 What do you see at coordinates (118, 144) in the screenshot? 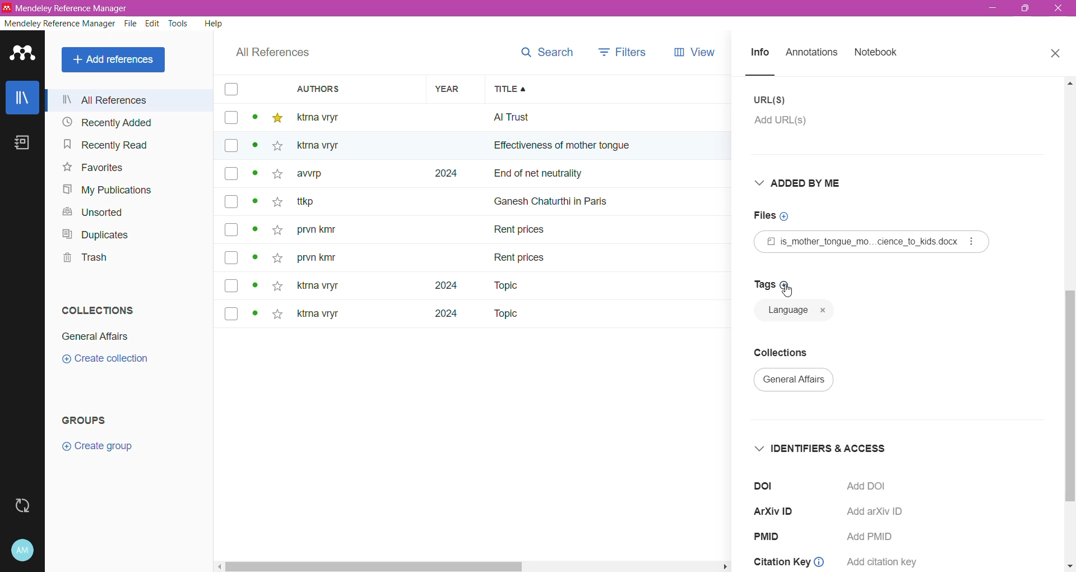
I see `Recently Read` at bounding box center [118, 144].